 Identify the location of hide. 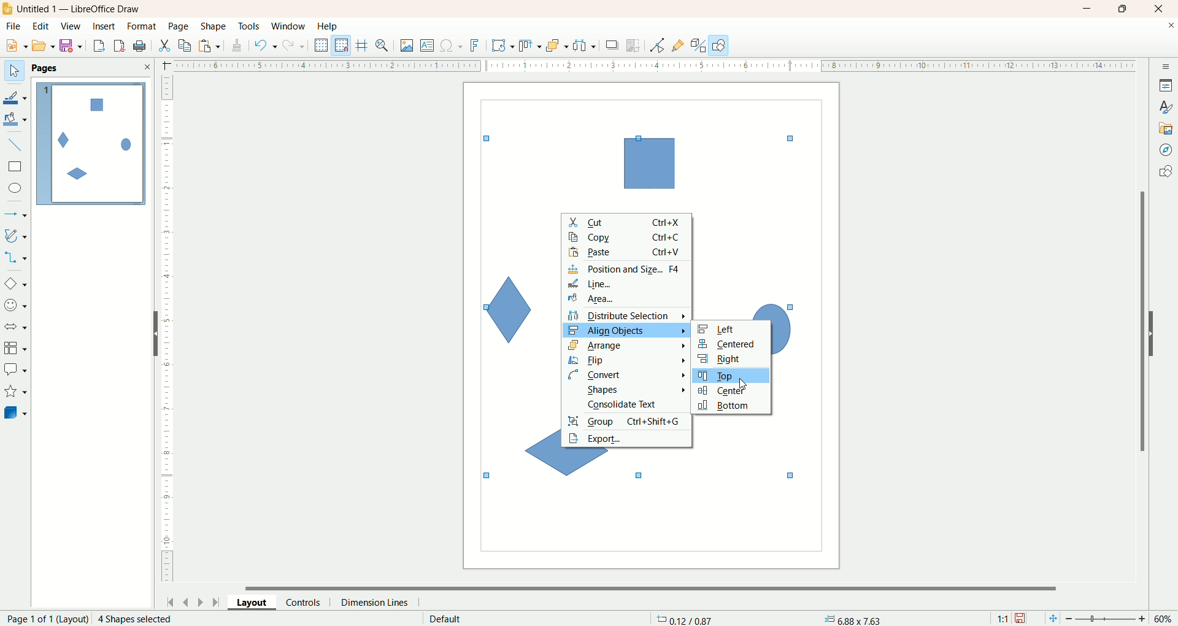
(150, 336).